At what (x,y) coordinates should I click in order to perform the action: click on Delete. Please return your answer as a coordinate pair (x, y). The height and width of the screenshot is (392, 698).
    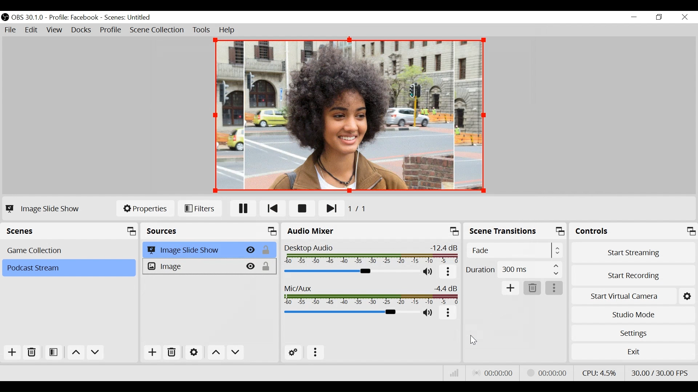
    Looking at the image, I should click on (533, 289).